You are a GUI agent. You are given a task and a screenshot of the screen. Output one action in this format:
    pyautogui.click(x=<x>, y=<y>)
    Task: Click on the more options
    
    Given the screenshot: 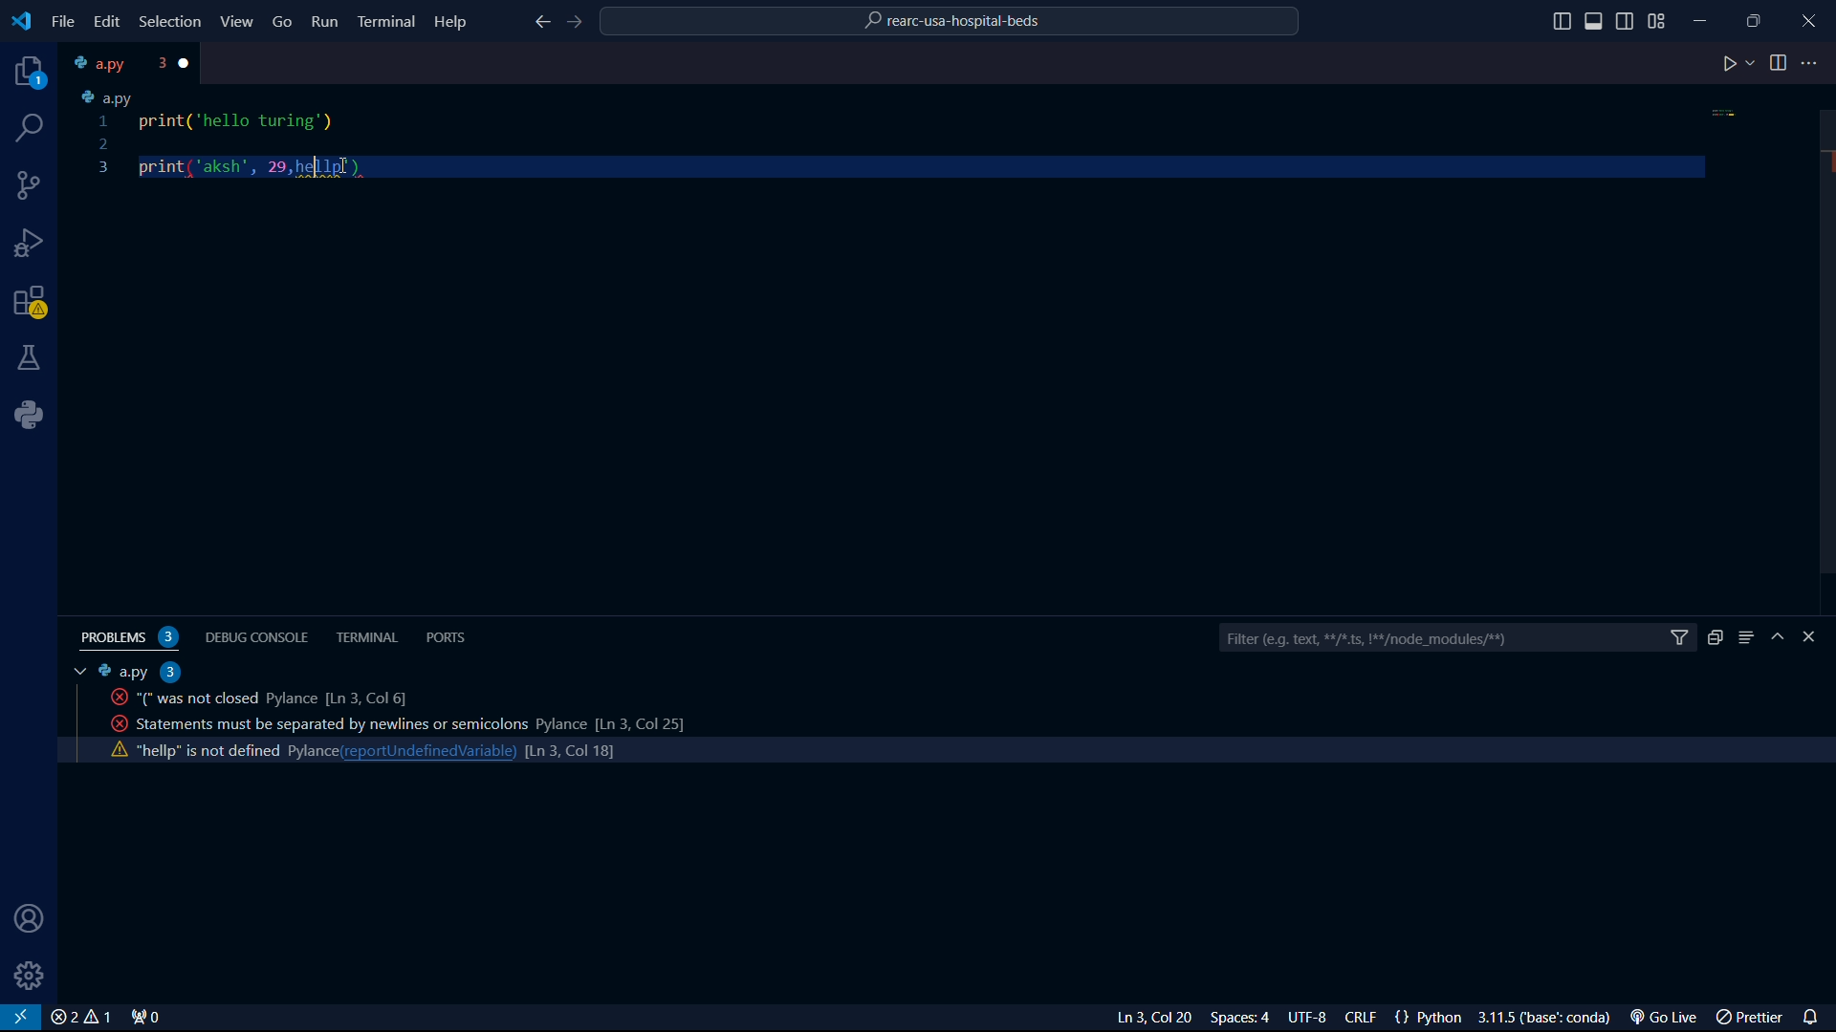 What is the action you would take?
    pyautogui.click(x=1812, y=63)
    